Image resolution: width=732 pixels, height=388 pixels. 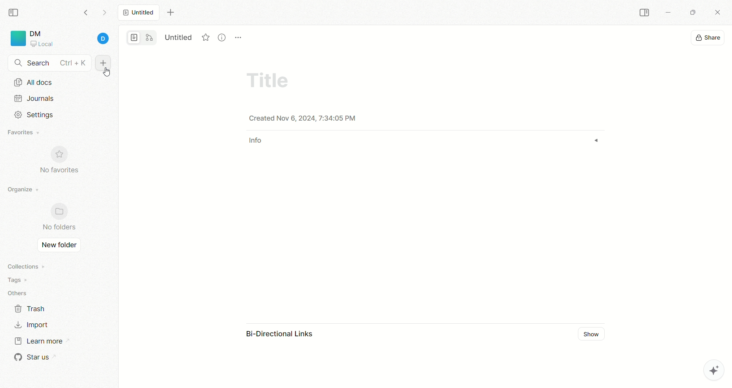 What do you see at coordinates (71, 39) in the screenshot?
I see `account details` at bounding box center [71, 39].